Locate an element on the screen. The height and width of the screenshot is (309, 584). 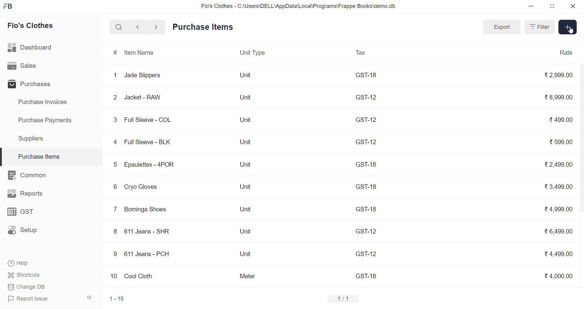
Setup is located at coordinates (27, 231).